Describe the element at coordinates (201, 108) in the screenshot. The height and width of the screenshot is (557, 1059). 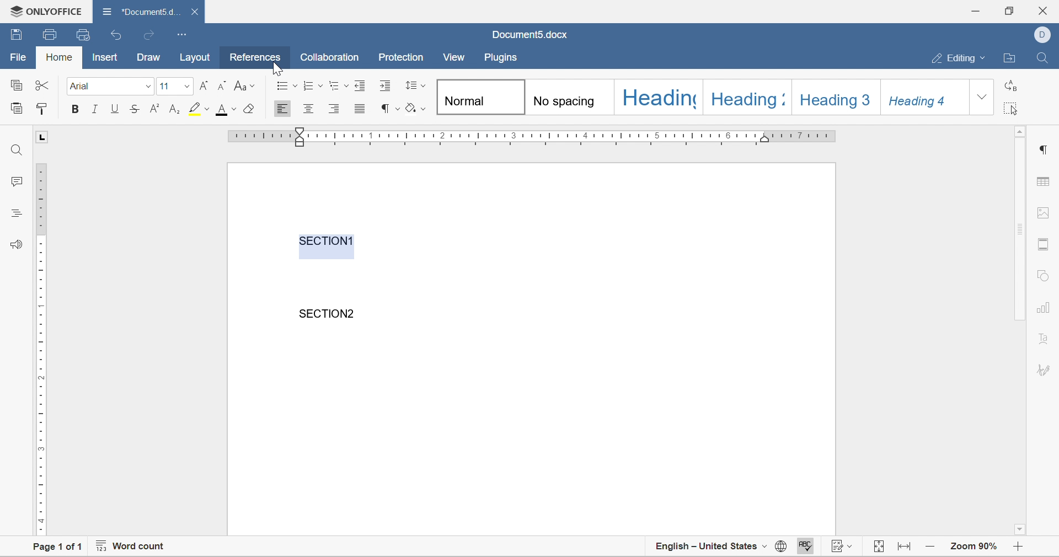
I see `highlight color` at that location.